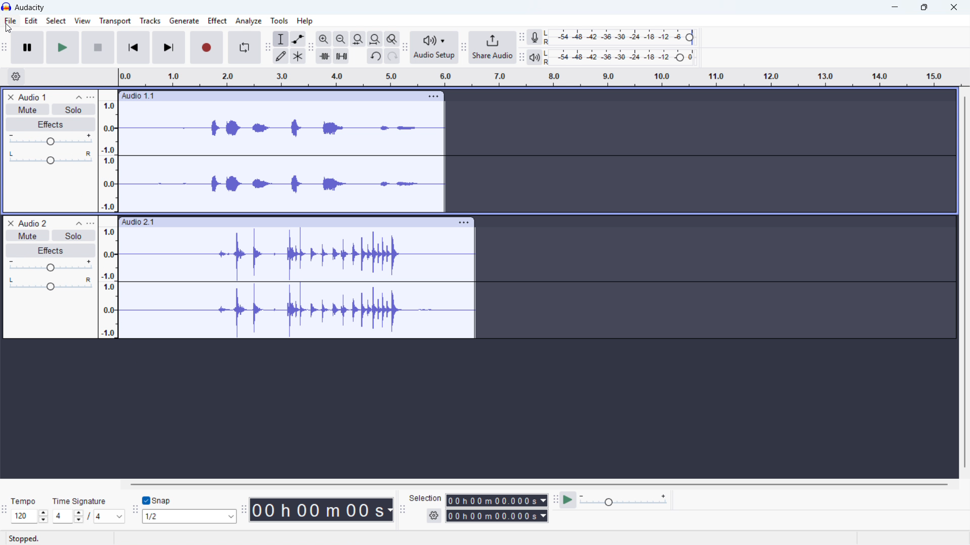 This screenshot has width=970, height=545. What do you see at coordinates (51, 141) in the screenshot?
I see `Gain` at bounding box center [51, 141].